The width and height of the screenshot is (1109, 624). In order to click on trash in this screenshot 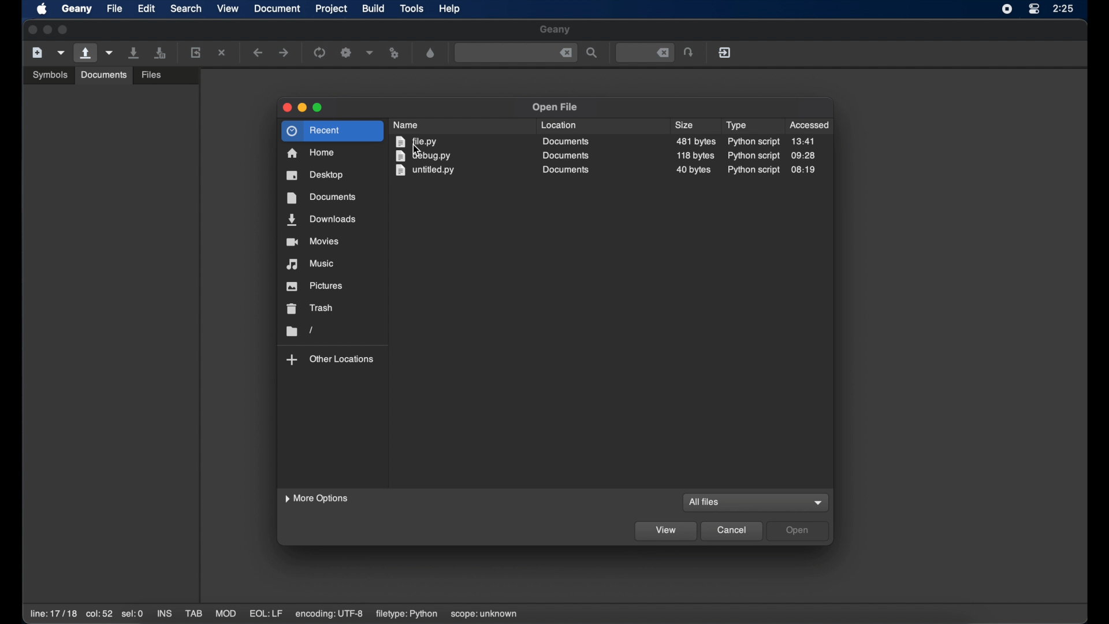, I will do `click(311, 309)`.